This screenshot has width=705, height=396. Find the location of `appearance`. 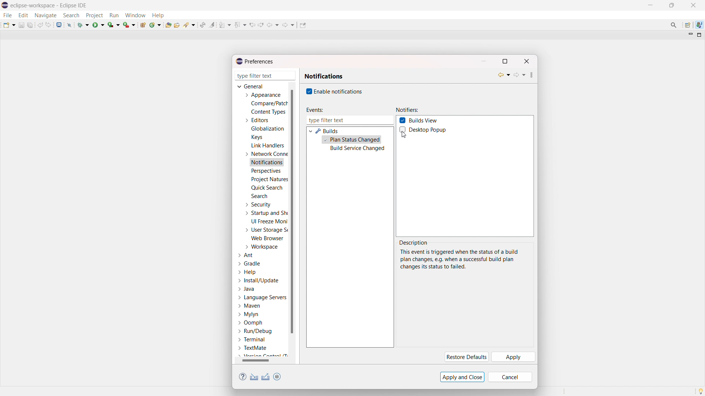

appearance is located at coordinates (262, 95).